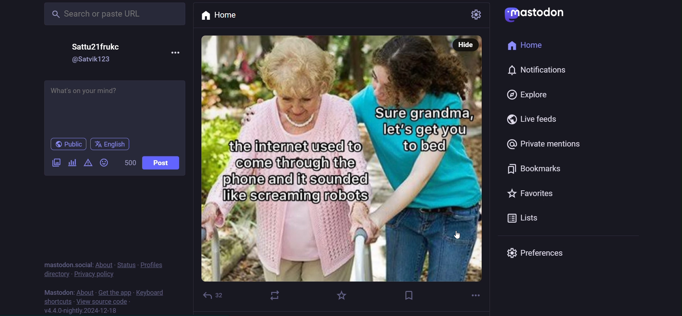 This screenshot has height=316, width=682. I want to click on Sattu21frukc, so click(97, 47).